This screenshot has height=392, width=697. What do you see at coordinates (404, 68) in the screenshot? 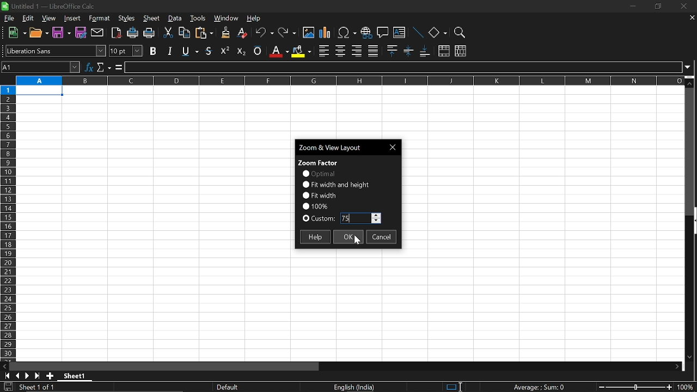
I see `input line` at bounding box center [404, 68].